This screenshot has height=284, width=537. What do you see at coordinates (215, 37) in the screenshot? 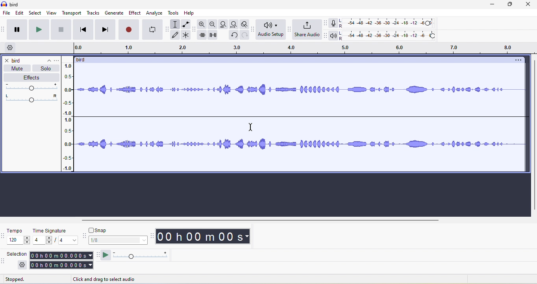
I see `silence audio selection` at bounding box center [215, 37].